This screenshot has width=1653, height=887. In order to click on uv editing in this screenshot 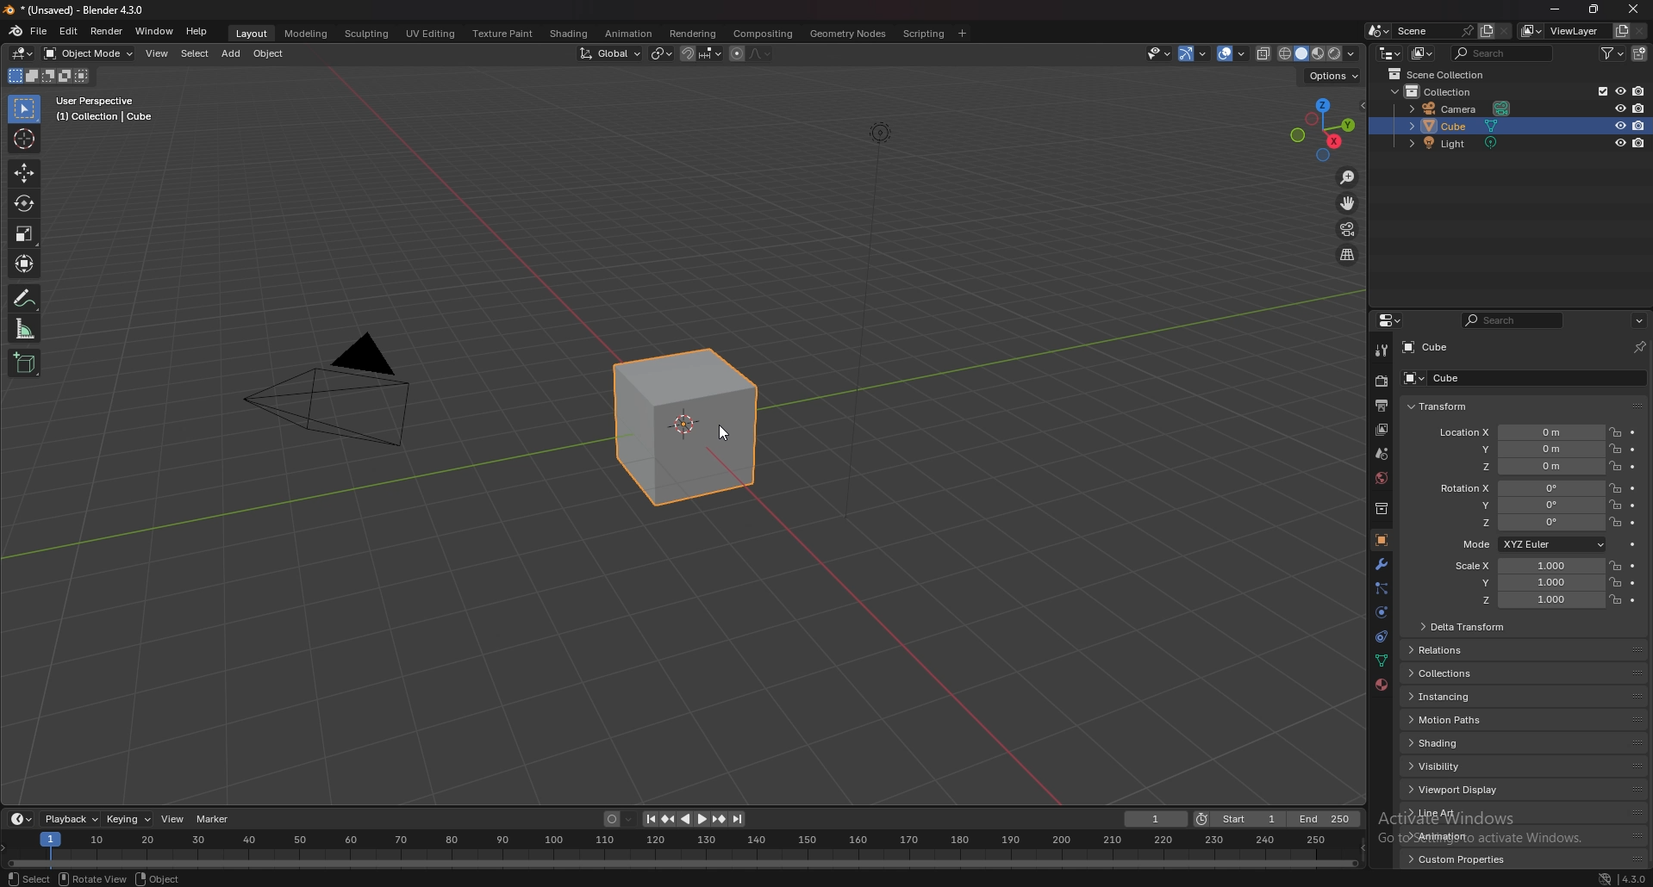, I will do `click(431, 34)`.